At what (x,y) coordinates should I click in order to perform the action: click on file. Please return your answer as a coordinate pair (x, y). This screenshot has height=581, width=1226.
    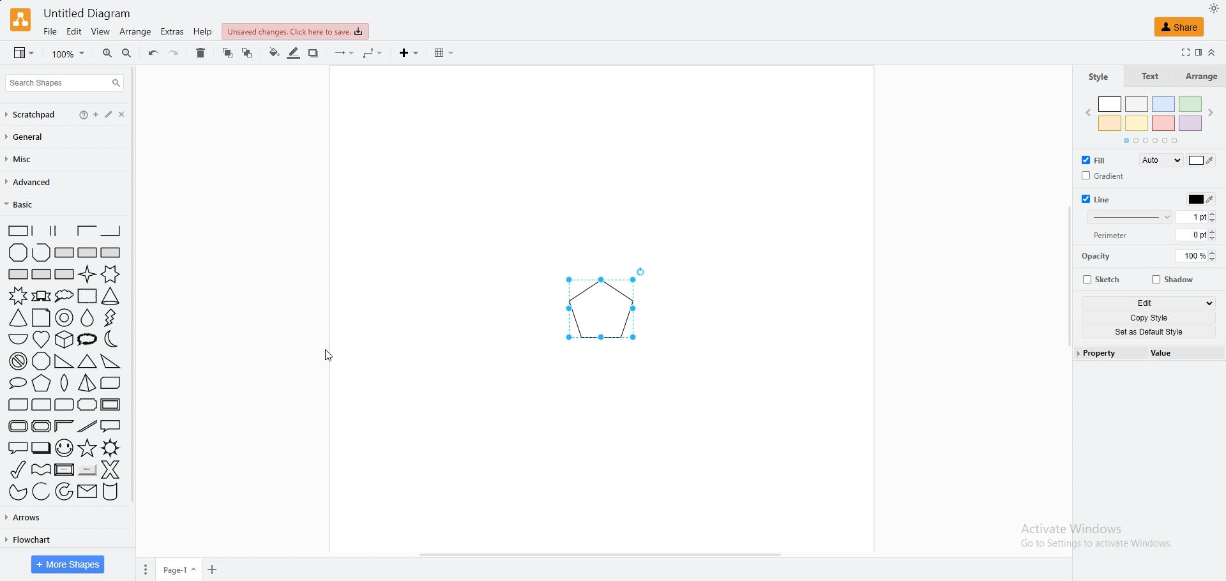
    Looking at the image, I should click on (51, 32).